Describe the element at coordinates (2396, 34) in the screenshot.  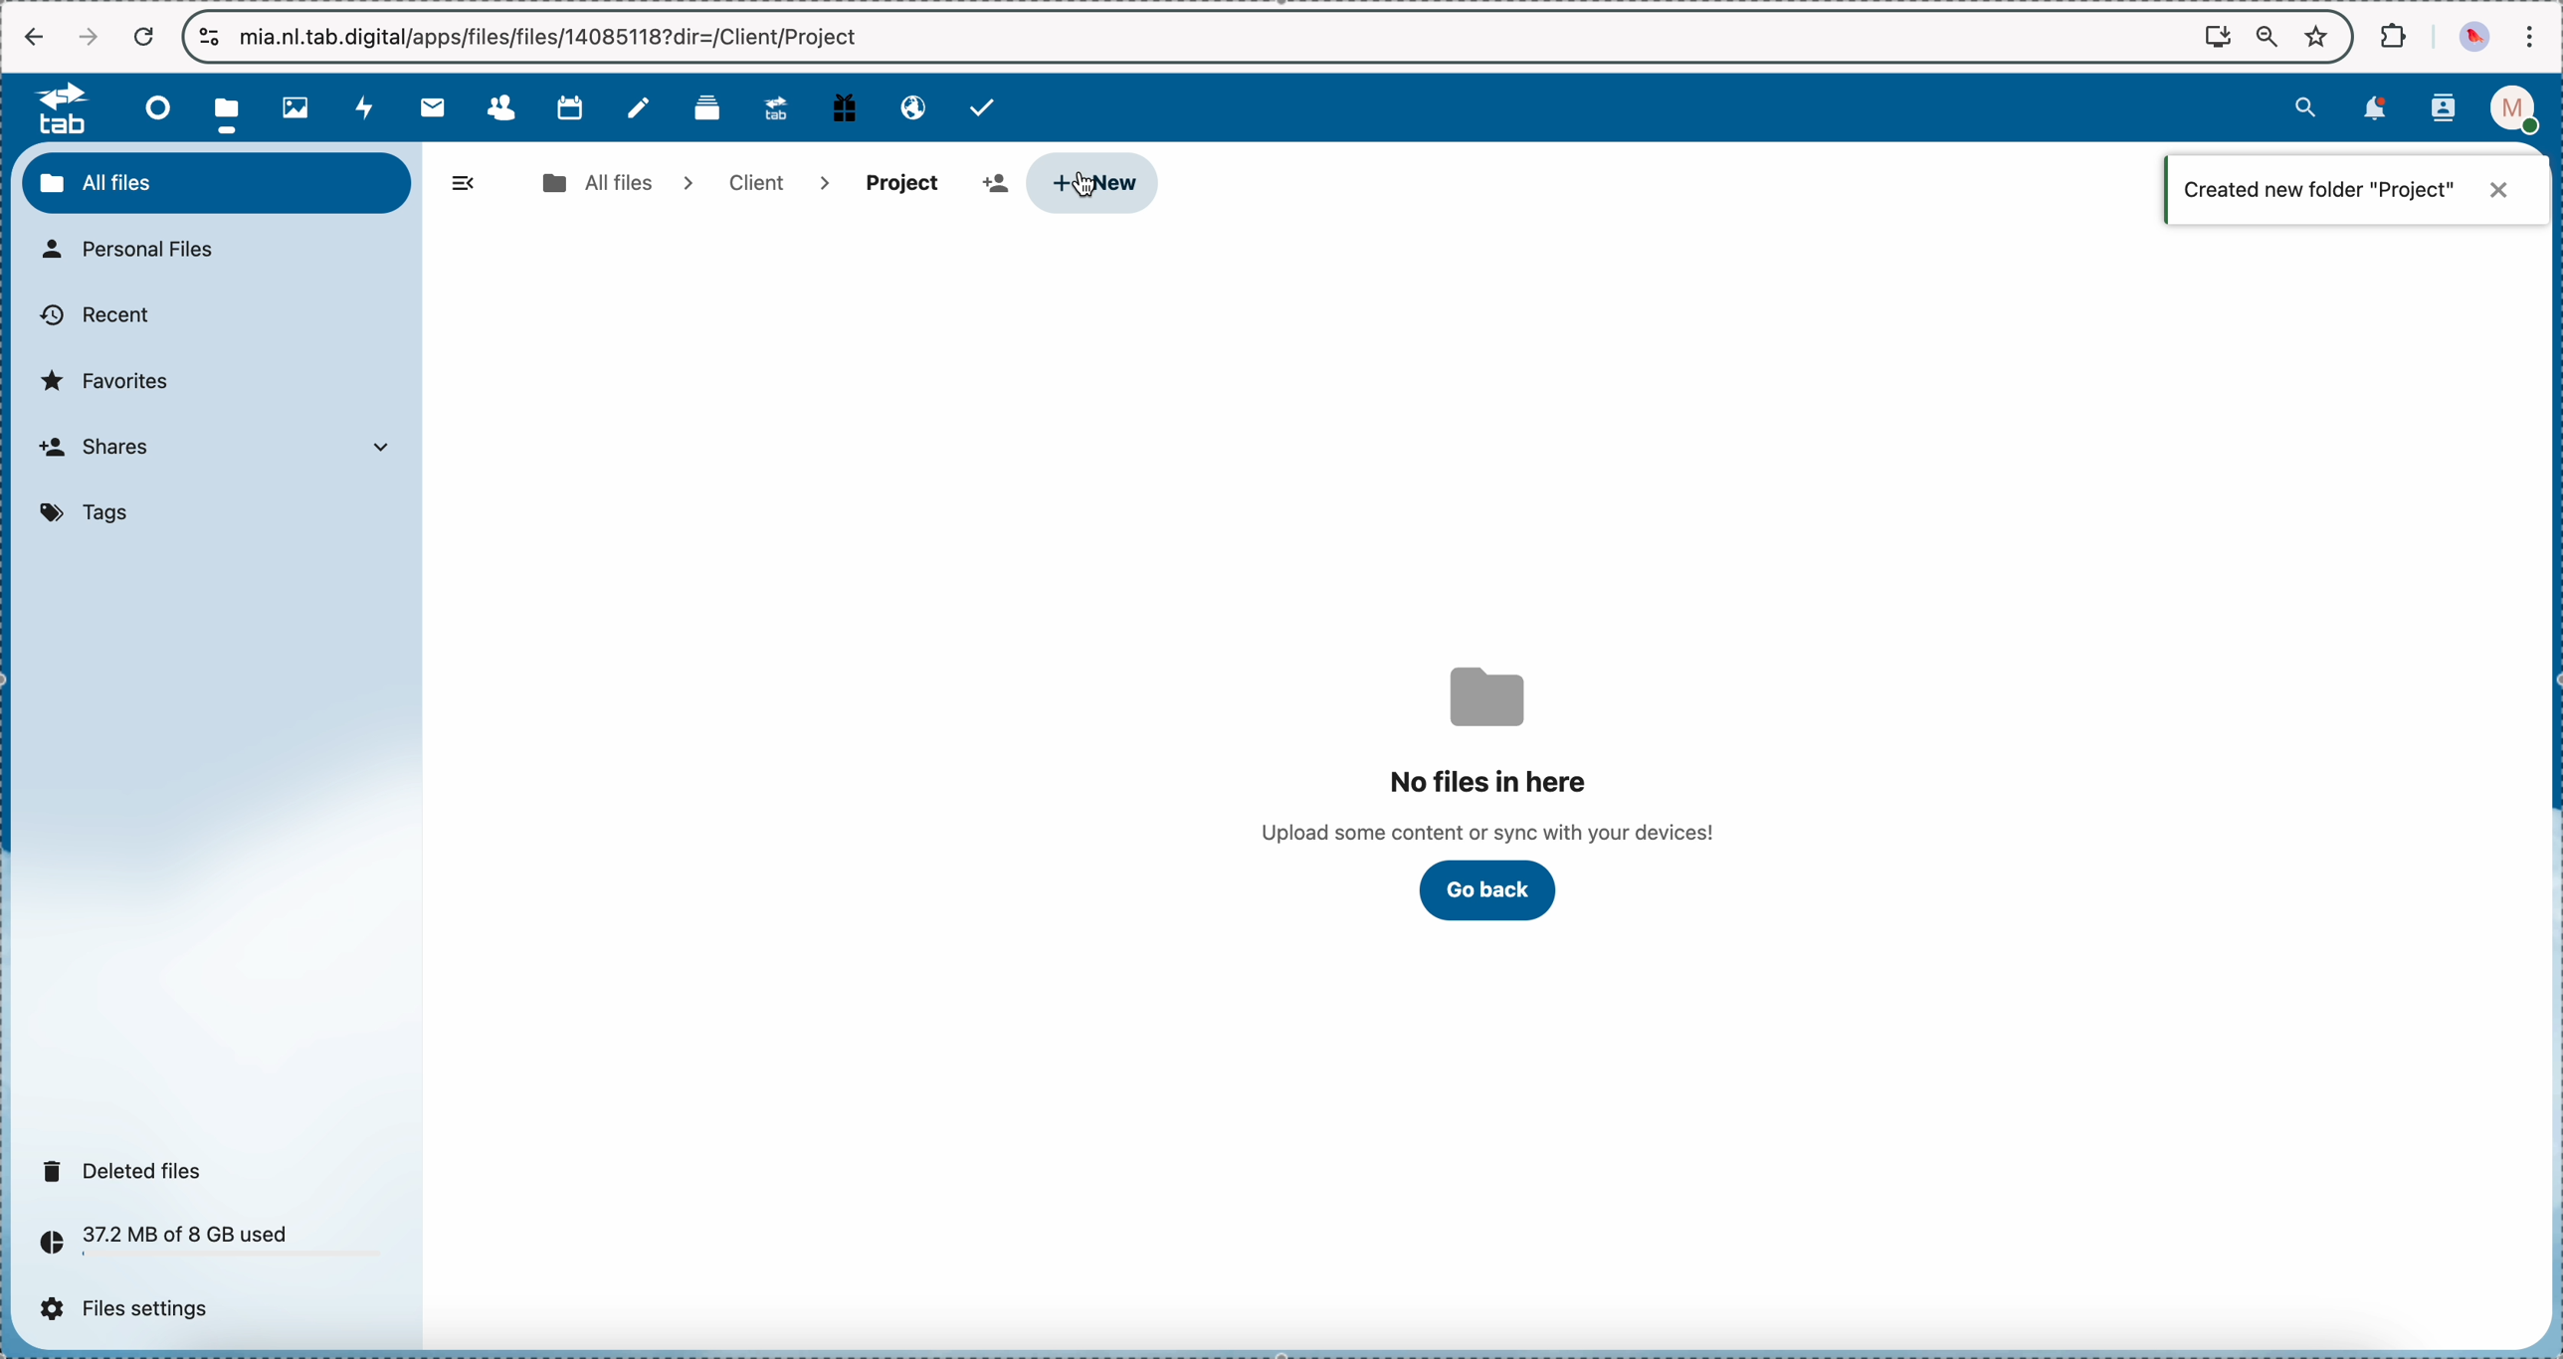
I see `extensions` at that location.